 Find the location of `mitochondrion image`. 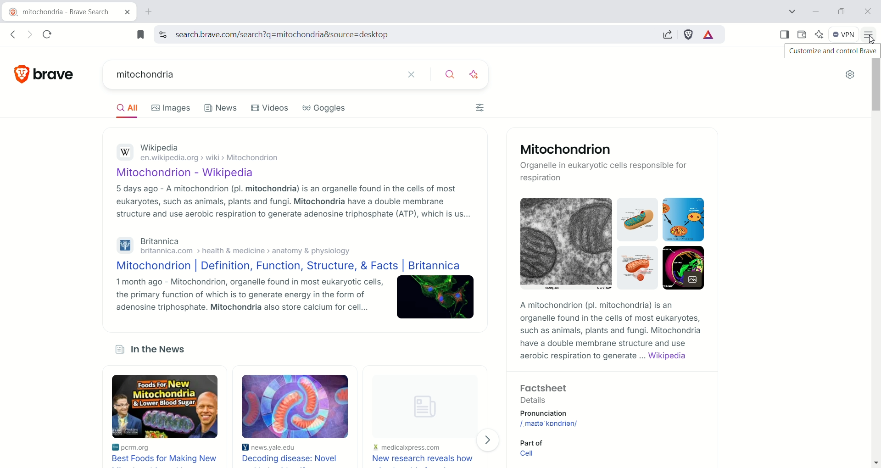

mitochondrion image is located at coordinates (445, 296).